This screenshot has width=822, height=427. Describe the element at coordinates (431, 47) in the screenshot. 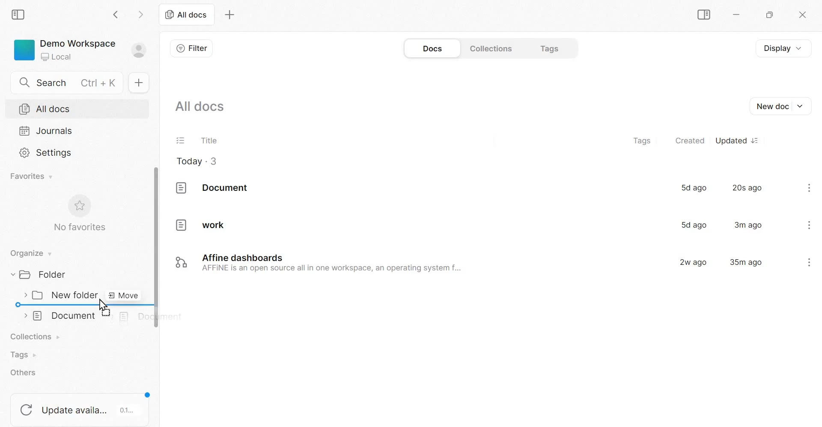

I see `Docs` at that location.